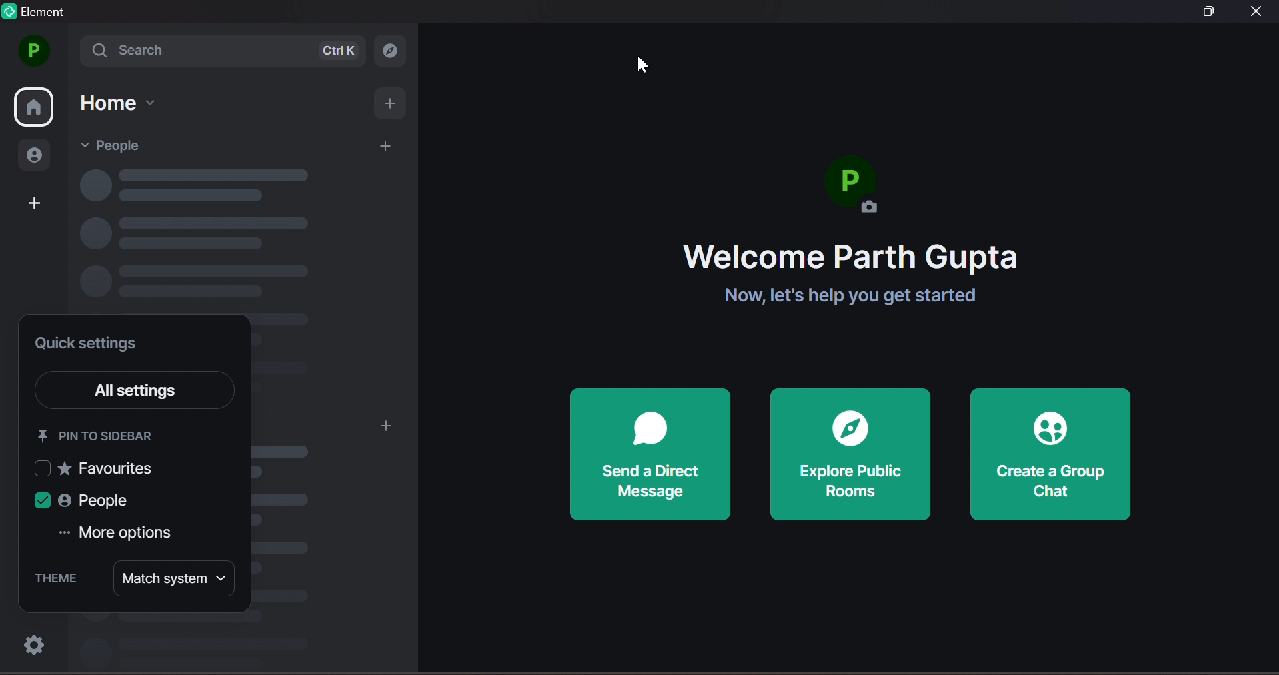  What do you see at coordinates (55, 578) in the screenshot?
I see `THEME` at bounding box center [55, 578].